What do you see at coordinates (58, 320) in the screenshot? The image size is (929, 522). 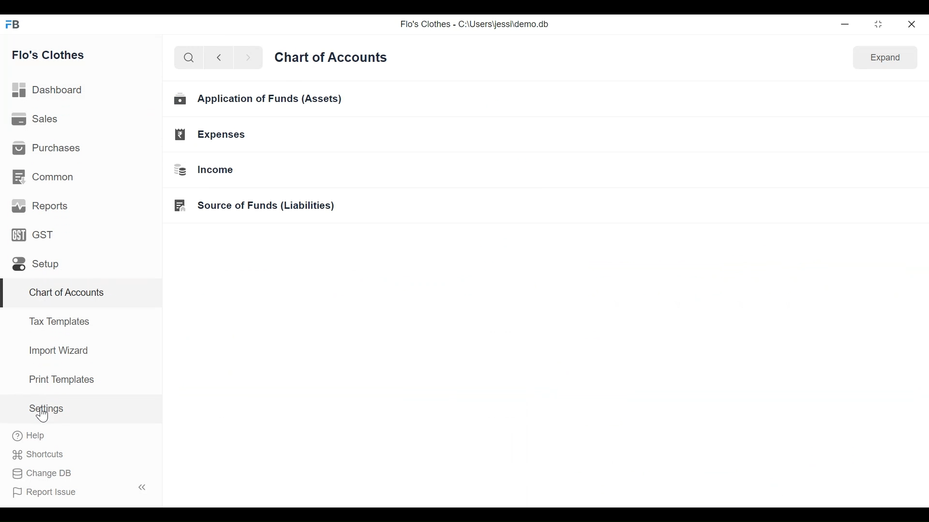 I see `tax templates` at bounding box center [58, 320].